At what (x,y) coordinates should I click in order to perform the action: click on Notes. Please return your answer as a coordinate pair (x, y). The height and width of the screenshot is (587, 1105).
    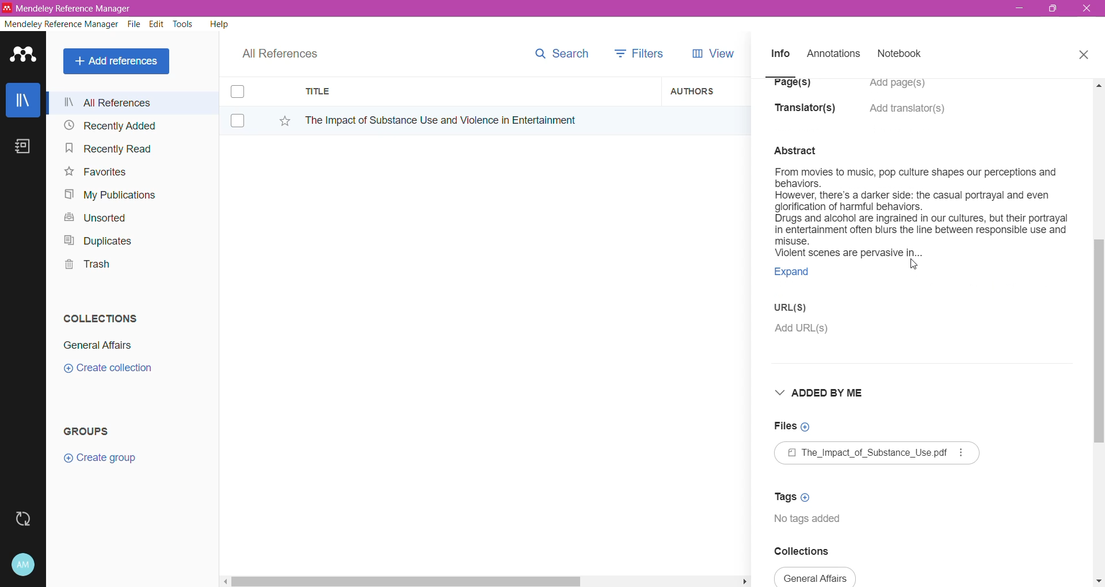
    Looking at the image, I should click on (25, 147).